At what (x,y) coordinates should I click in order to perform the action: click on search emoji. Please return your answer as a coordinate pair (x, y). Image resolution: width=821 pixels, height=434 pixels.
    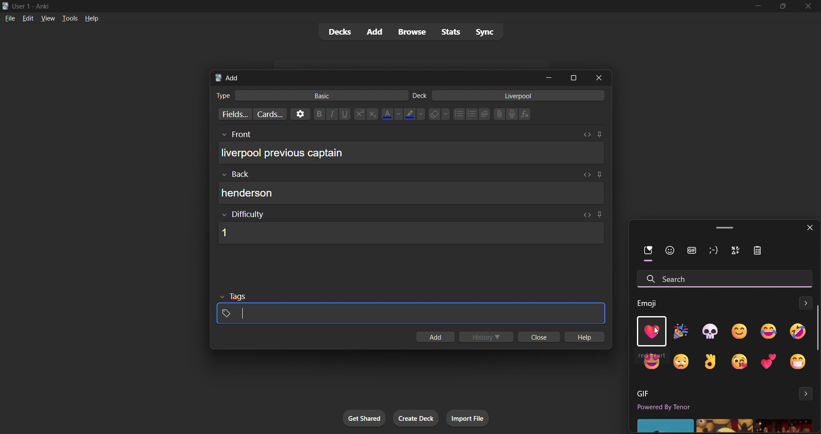
    Looking at the image, I should click on (723, 277).